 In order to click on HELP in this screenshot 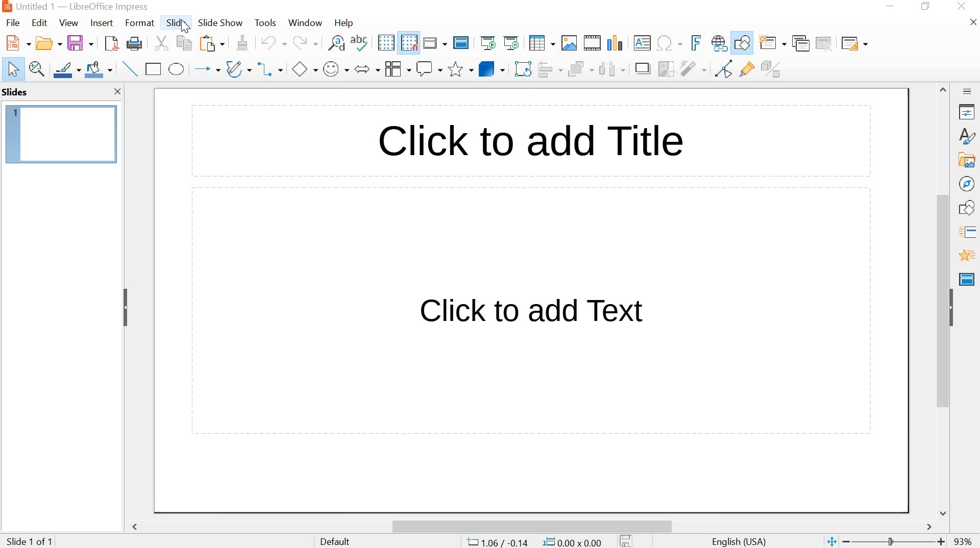, I will do `click(344, 23)`.